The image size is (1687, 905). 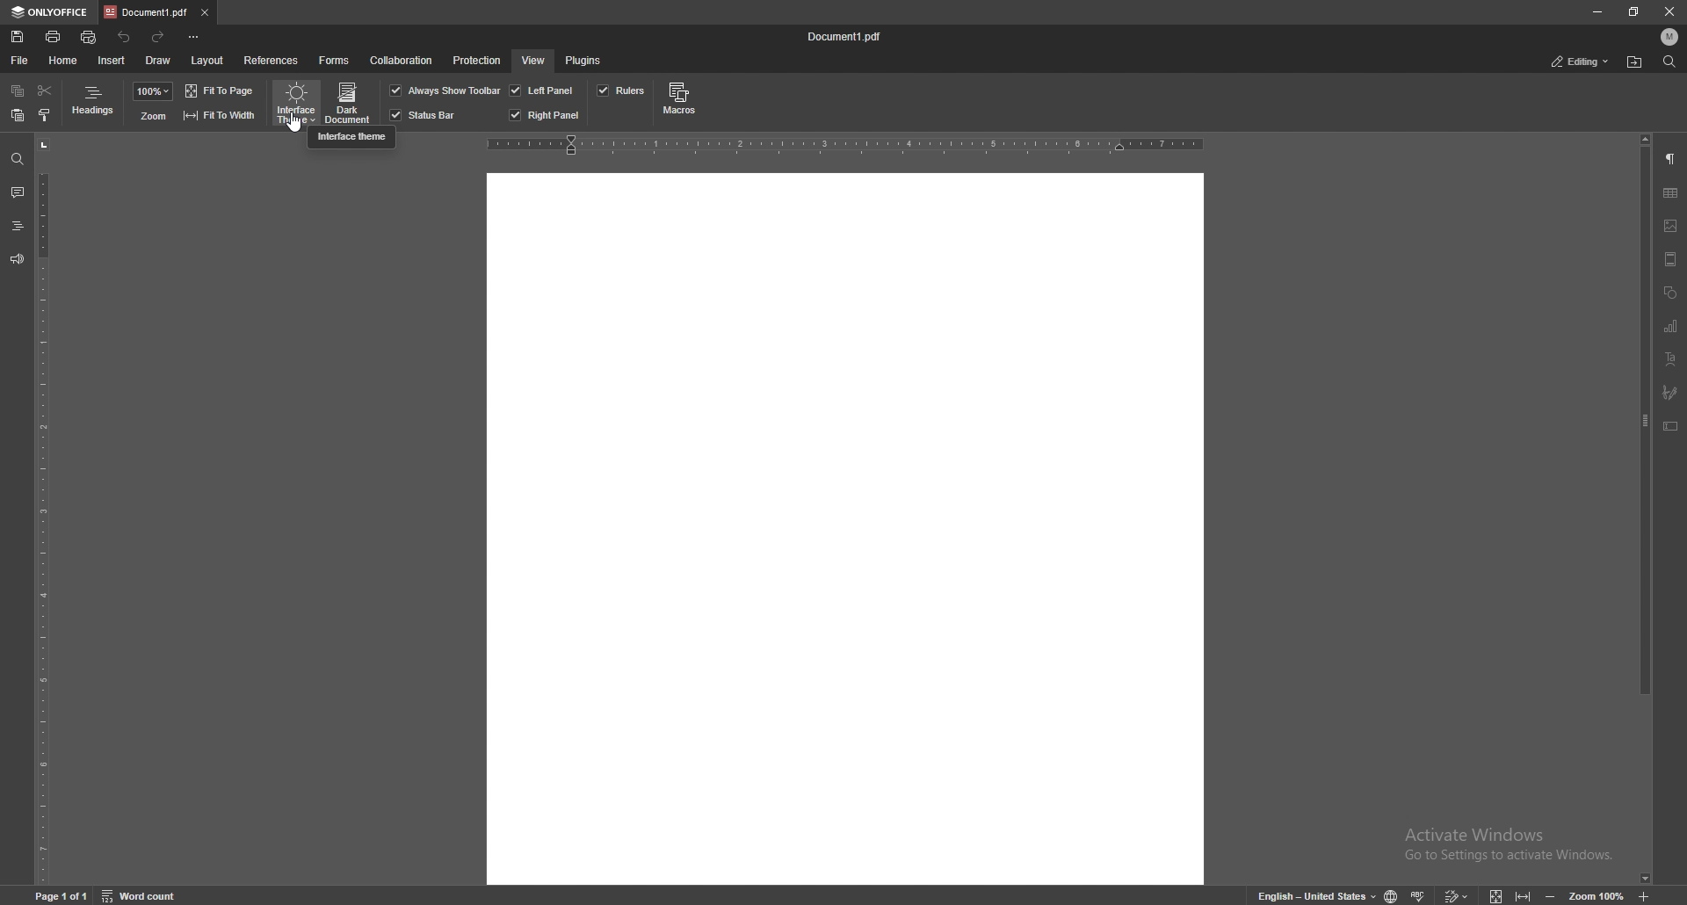 I want to click on shapes, so click(x=1670, y=293).